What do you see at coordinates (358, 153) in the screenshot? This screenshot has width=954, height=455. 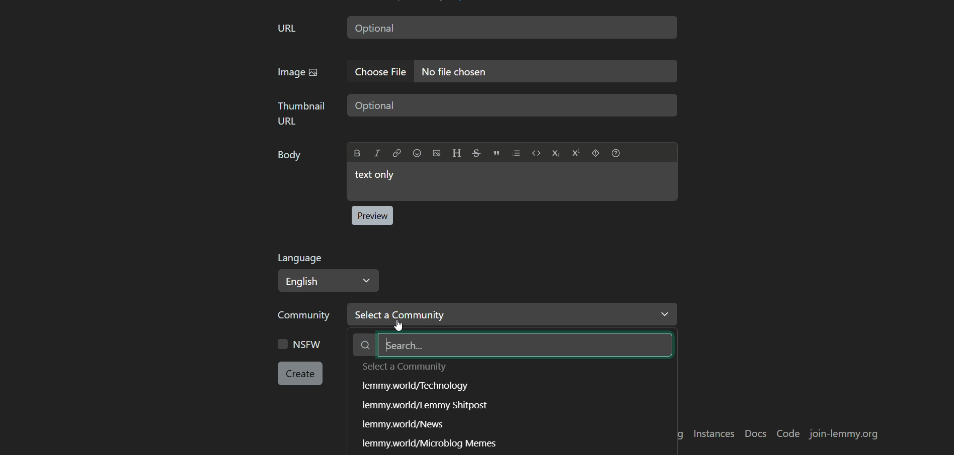 I see `Bold` at bounding box center [358, 153].